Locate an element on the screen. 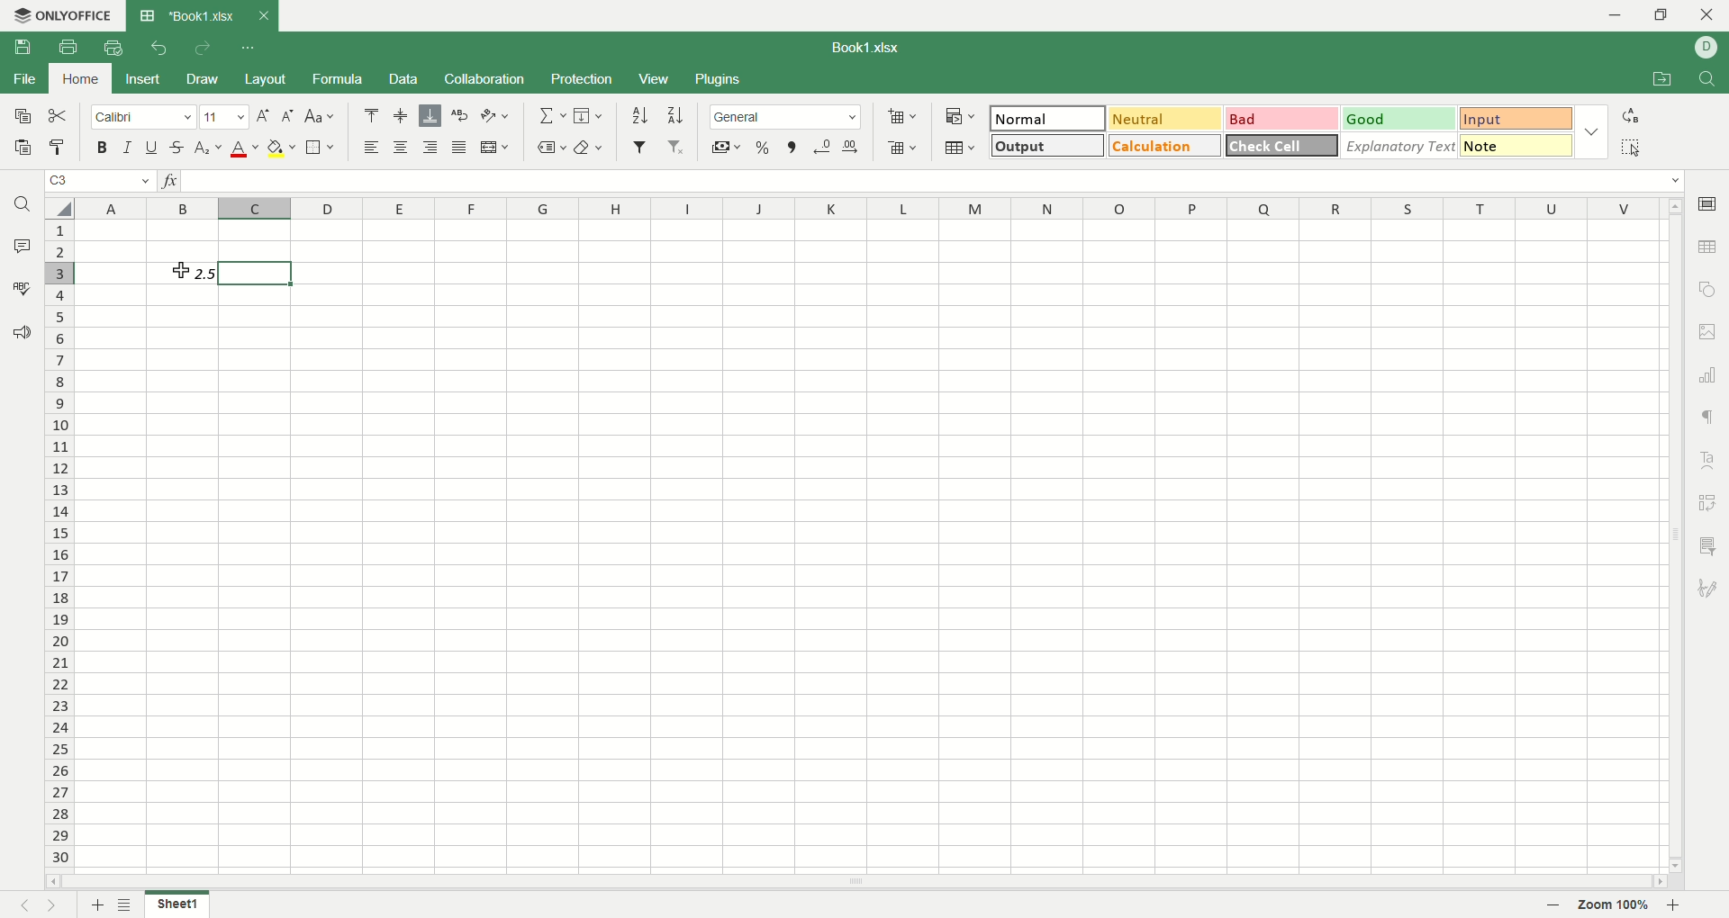 Image resolution: width=1729 pixels, height=918 pixels. slicer is located at coordinates (1711, 545).